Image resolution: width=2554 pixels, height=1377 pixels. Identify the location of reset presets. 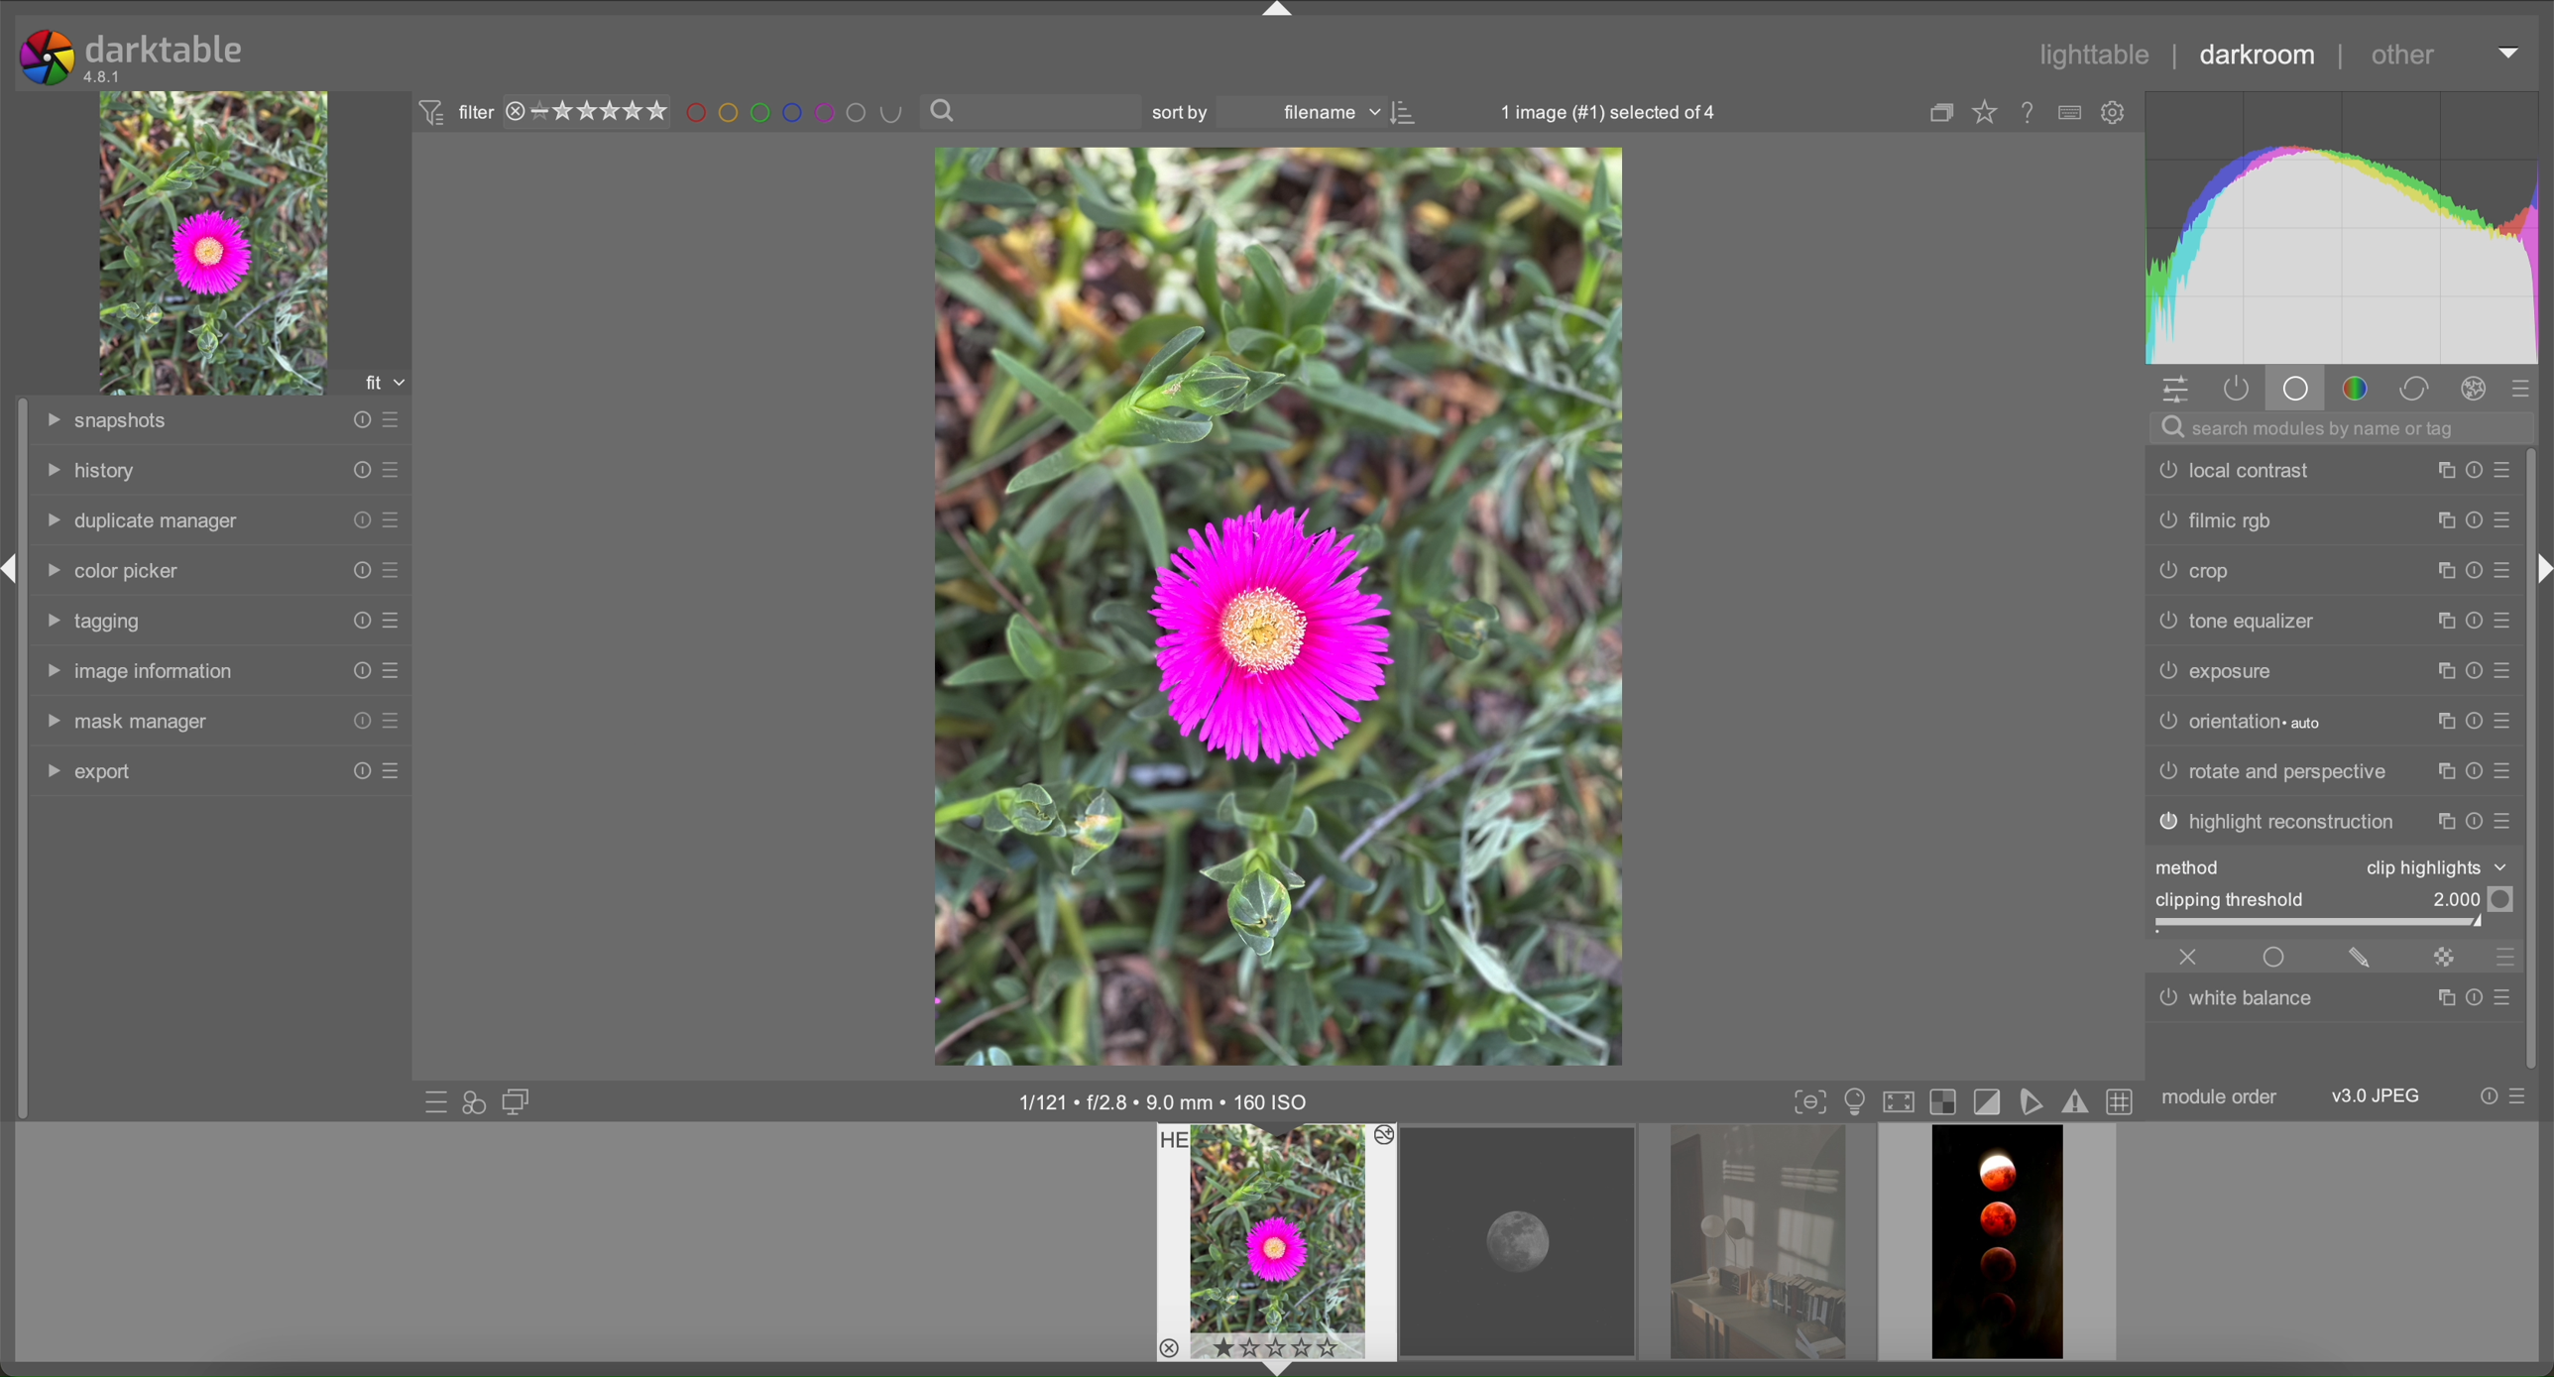
(2470, 997).